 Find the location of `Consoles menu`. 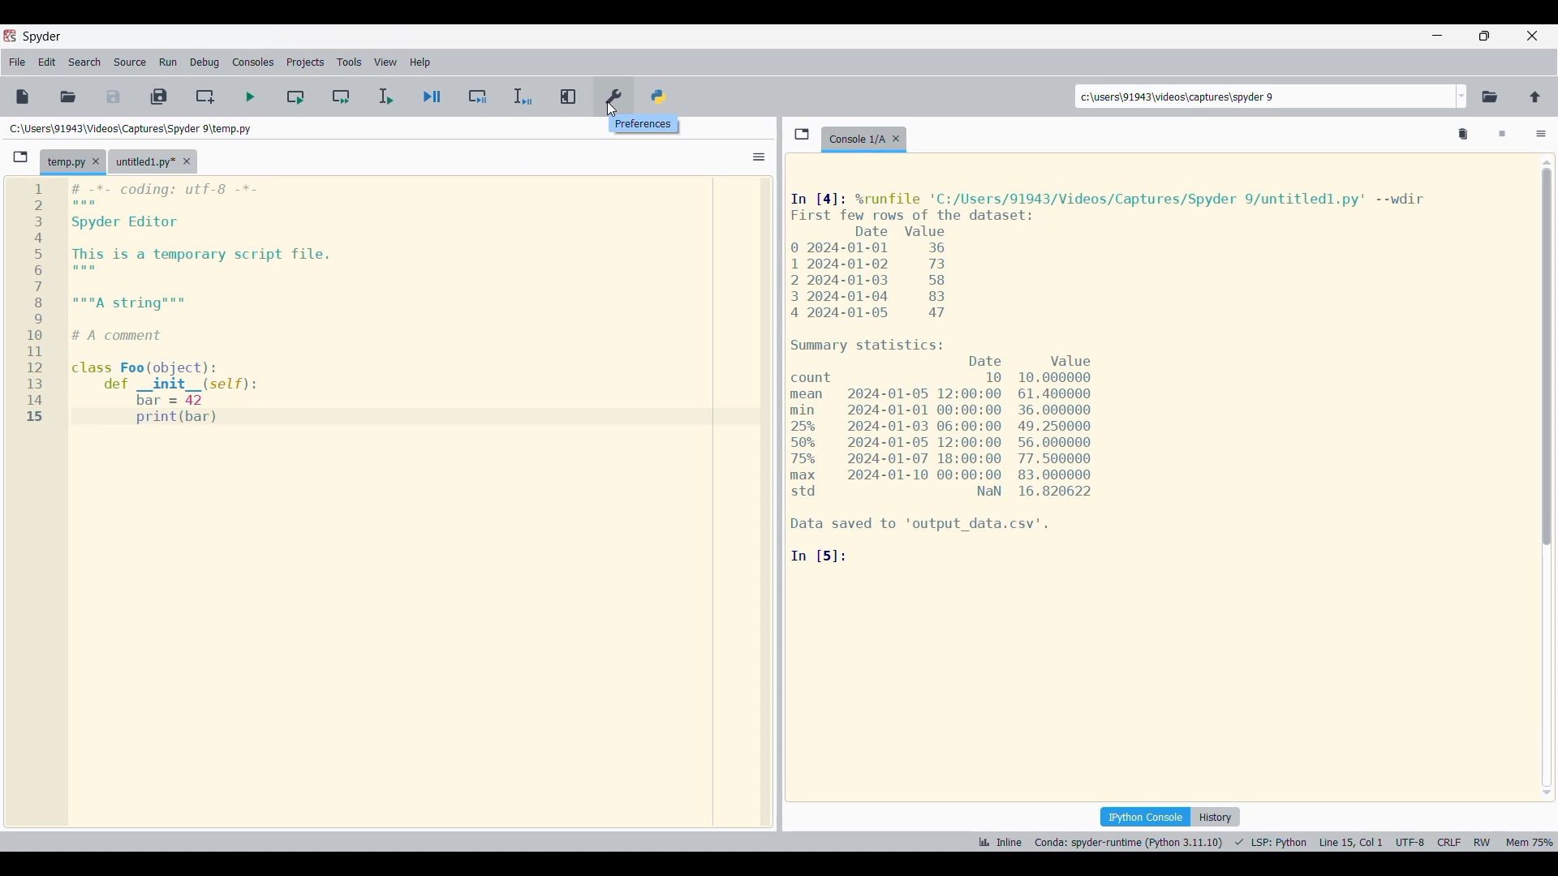

Consoles menu is located at coordinates (253, 62).